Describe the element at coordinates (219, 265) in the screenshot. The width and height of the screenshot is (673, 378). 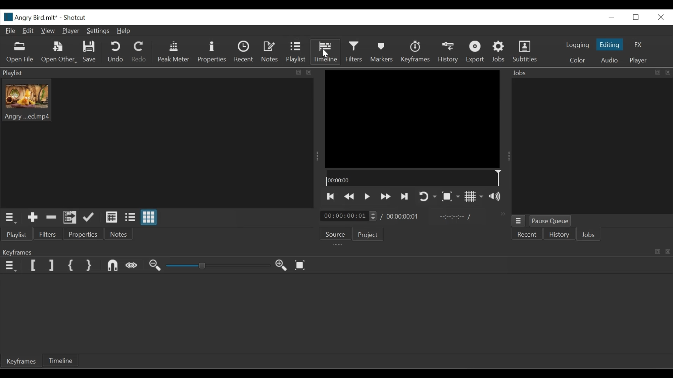
I see `Slider` at that location.